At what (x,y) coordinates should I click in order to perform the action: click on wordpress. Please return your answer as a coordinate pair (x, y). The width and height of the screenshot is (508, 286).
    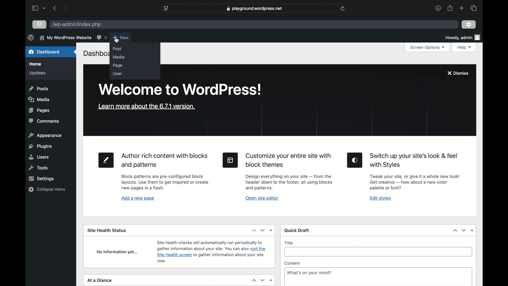
    Looking at the image, I should click on (31, 38).